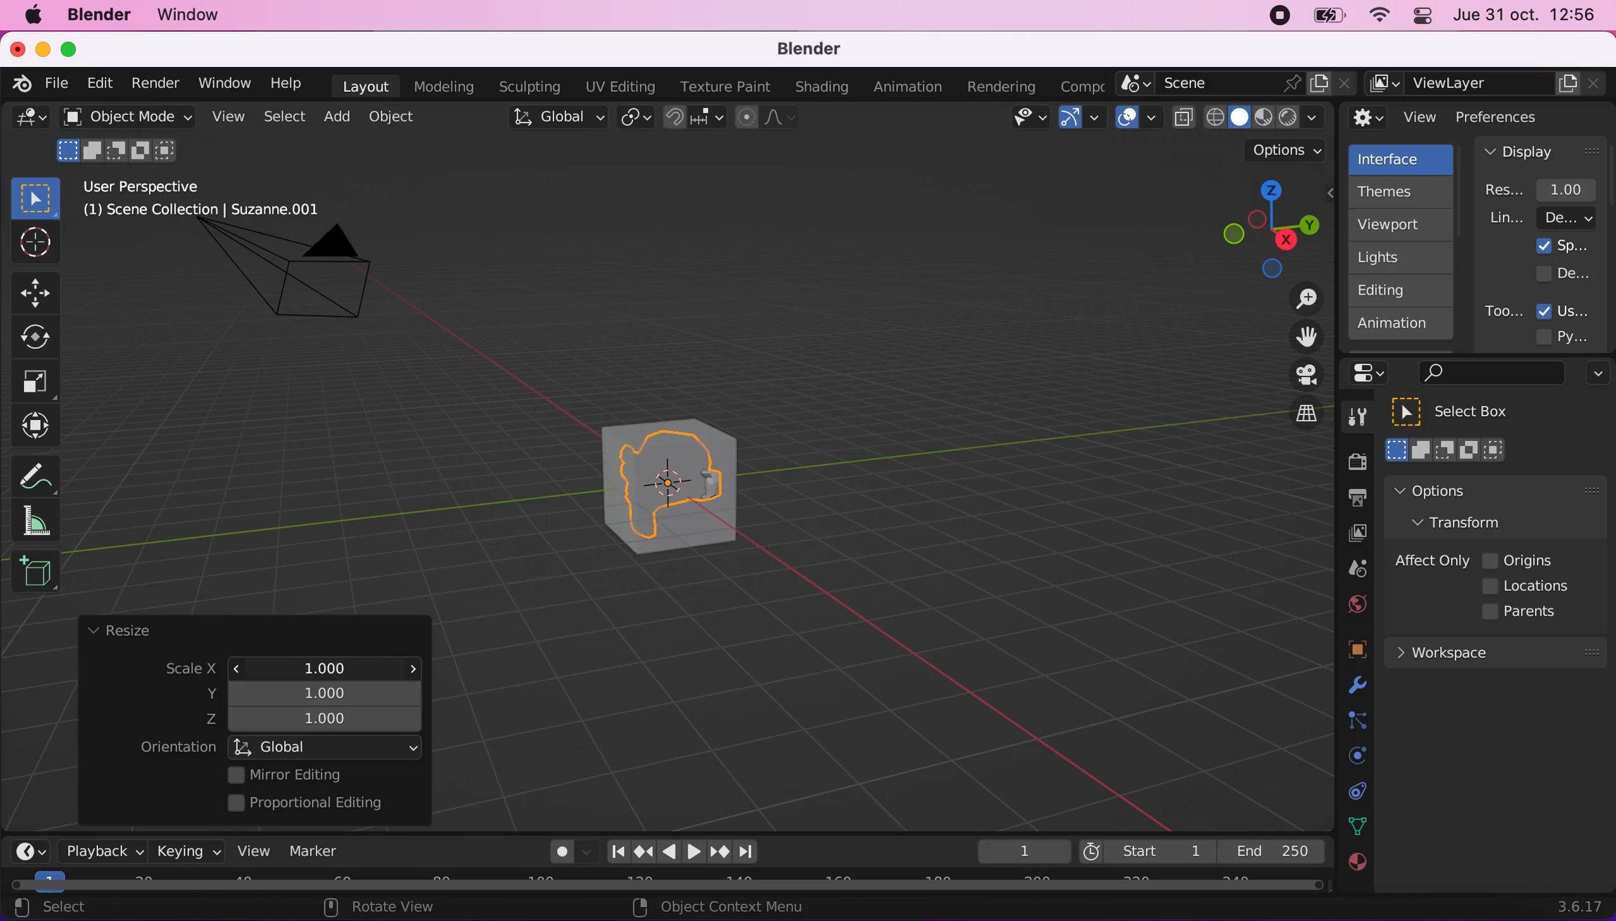 Image resolution: width=1616 pixels, height=921 pixels. What do you see at coordinates (186, 851) in the screenshot?
I see `keying` at bounding box center [186, 851].